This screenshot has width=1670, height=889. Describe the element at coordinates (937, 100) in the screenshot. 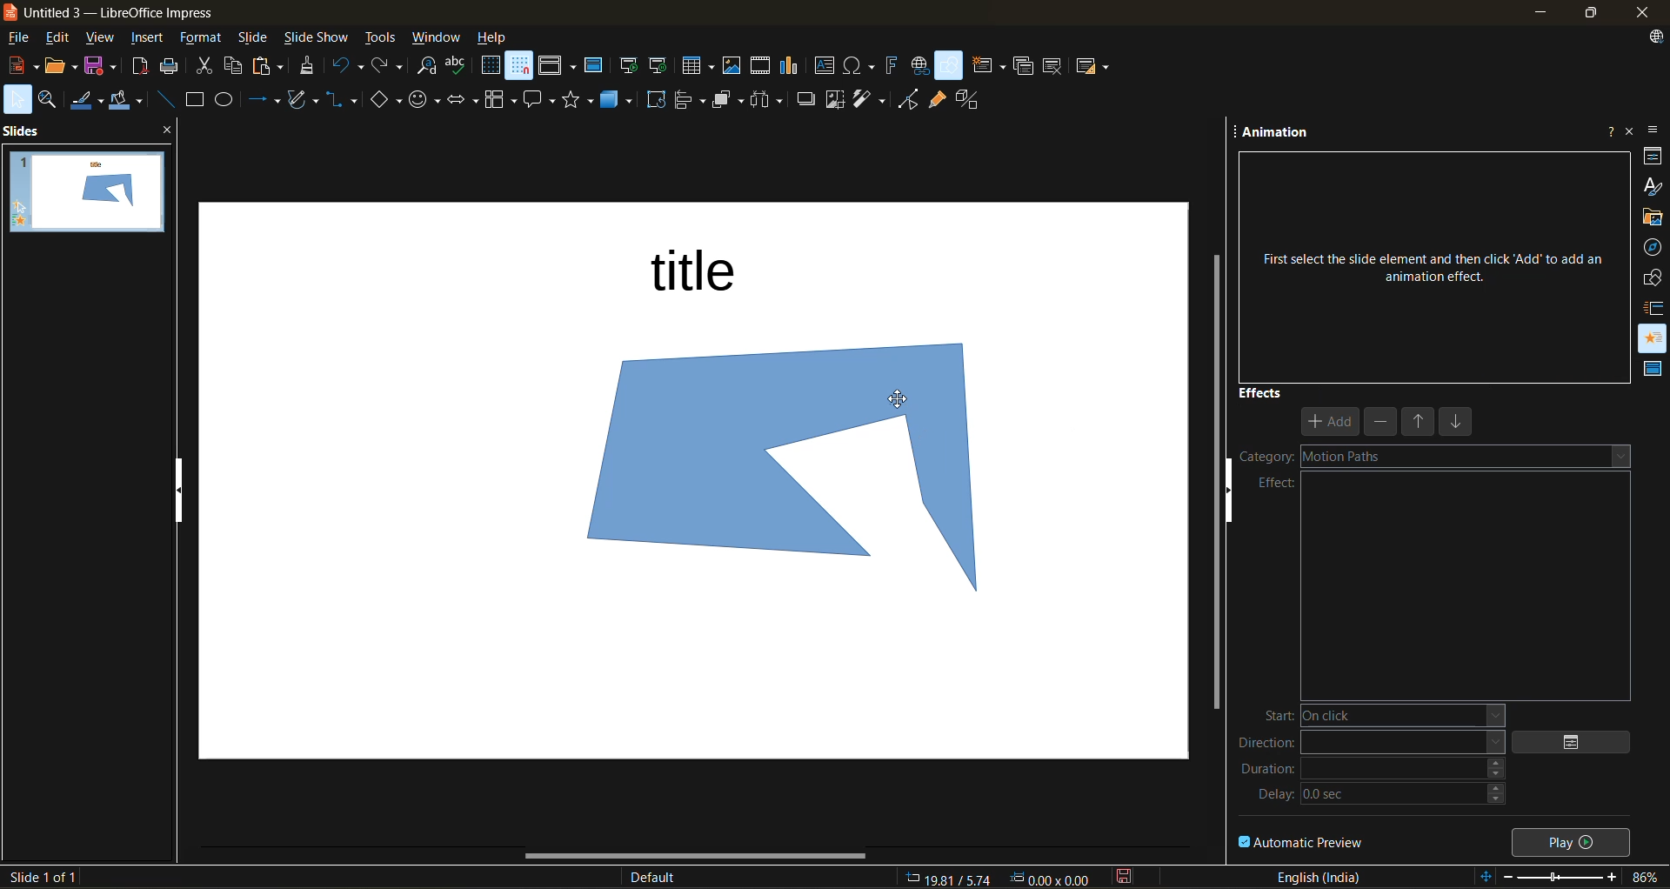

I see `show gluepoint functions` at that location.